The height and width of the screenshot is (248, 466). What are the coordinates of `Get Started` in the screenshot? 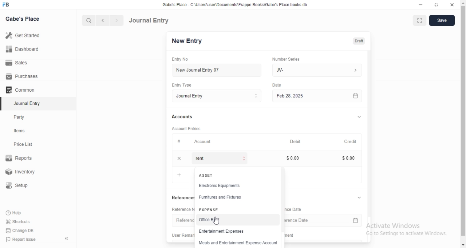 It's located at (22, 36).